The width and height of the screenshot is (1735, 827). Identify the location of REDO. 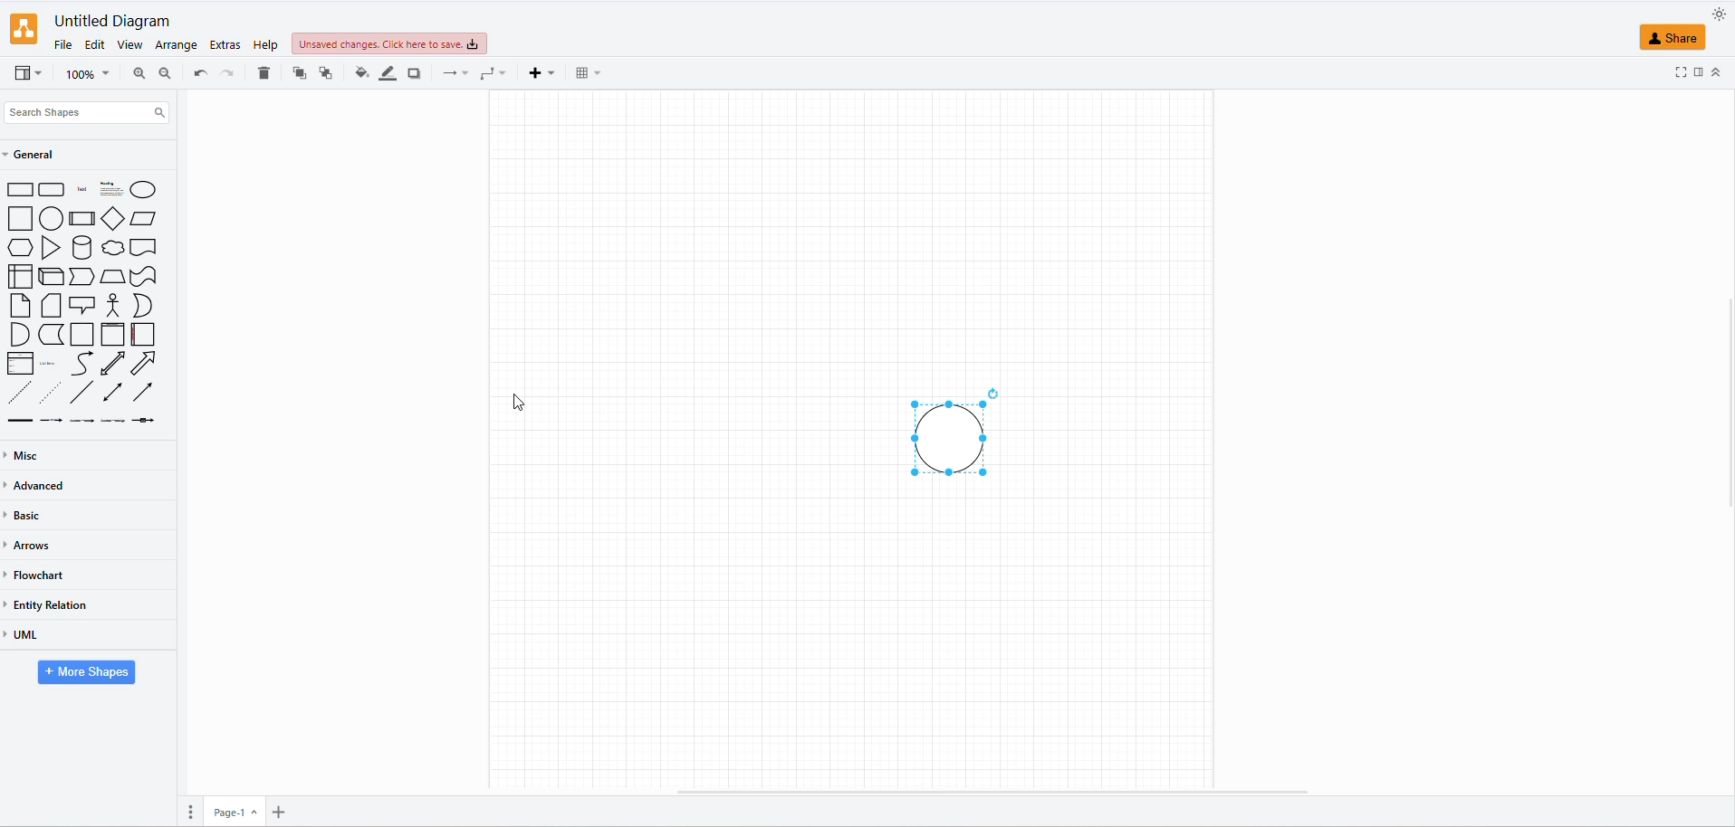
(225, 73).